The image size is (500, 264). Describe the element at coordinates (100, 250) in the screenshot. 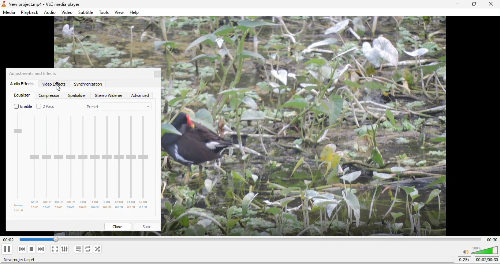

I see `random` at that location.